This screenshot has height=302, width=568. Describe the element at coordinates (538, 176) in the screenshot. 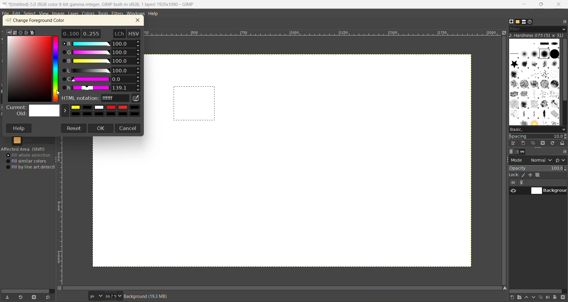

I see `lock pixel, position, alpha` at that location.